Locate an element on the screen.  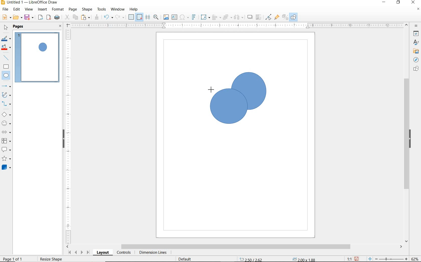
HIDE is located at coordinates (411, 139).